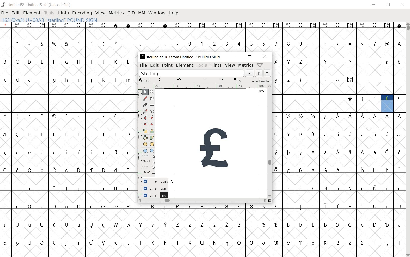  Describe the element at coordinates (131, 13) in the screenshot. I see `CID` at that location.